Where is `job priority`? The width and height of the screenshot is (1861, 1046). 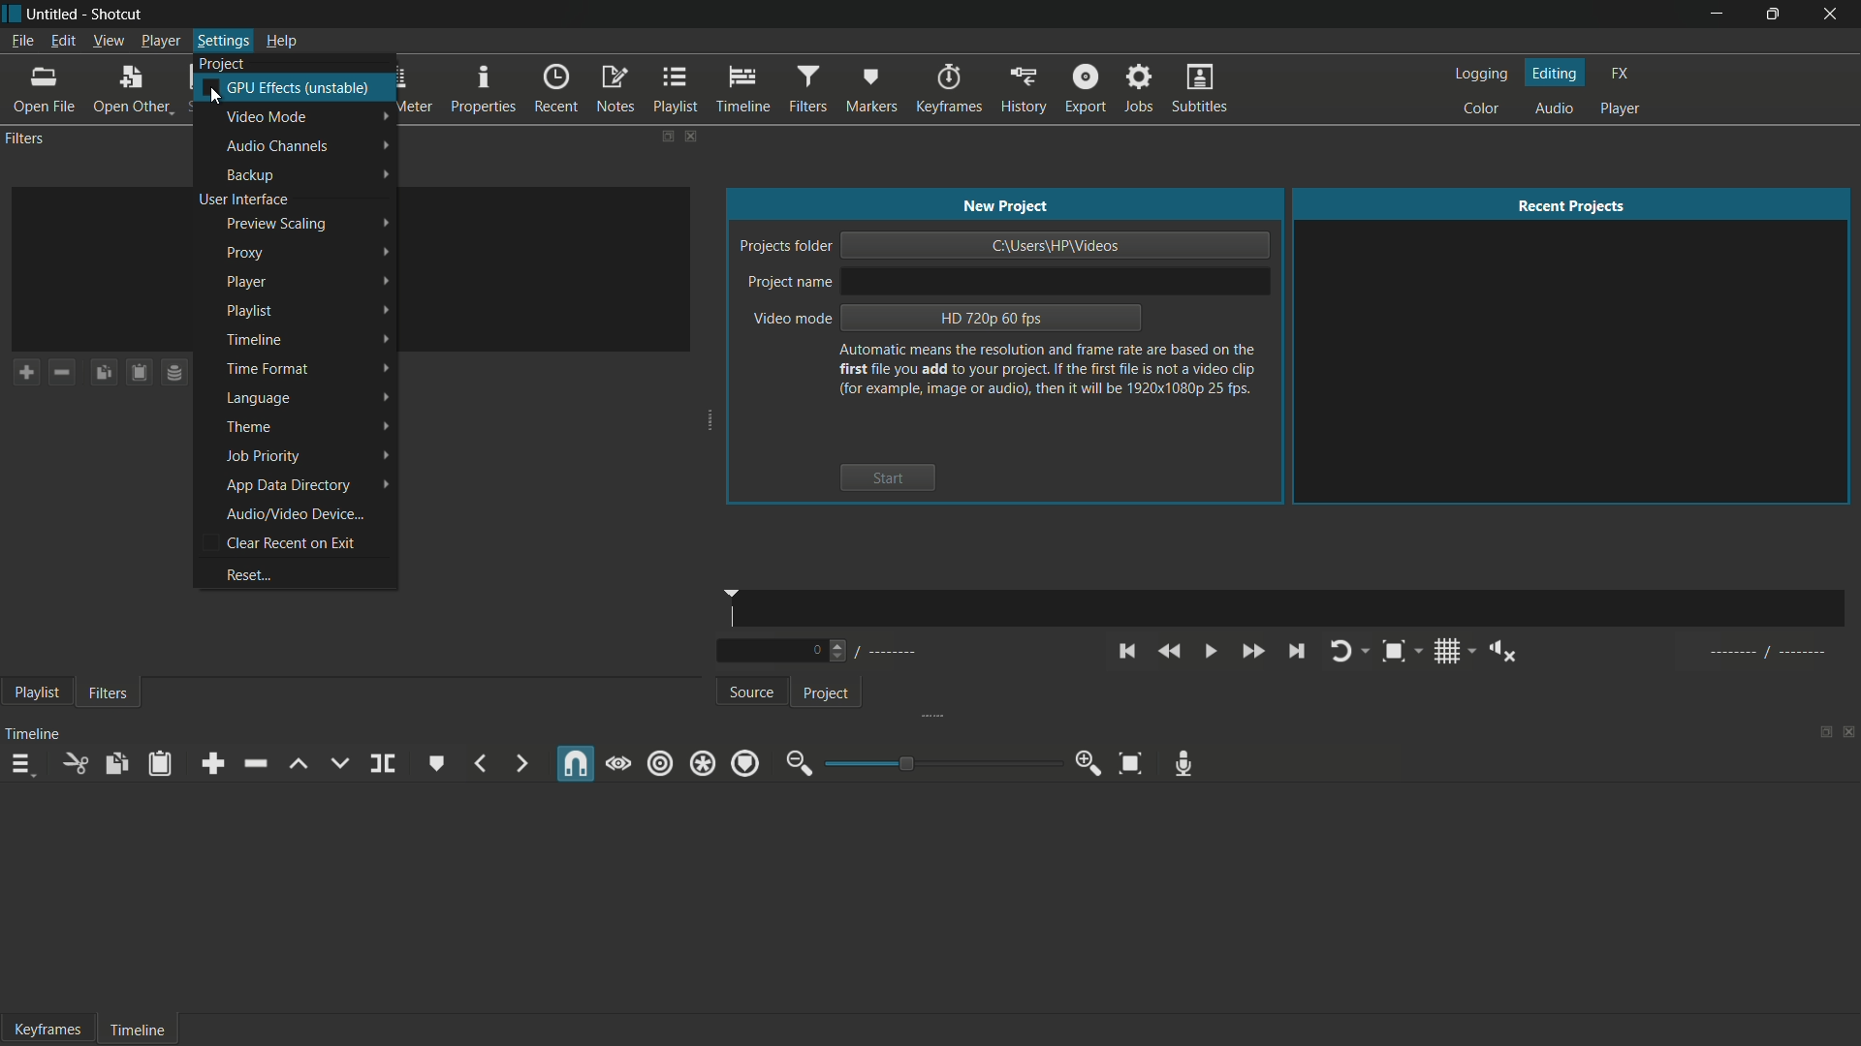
job priority is located at coordinates (262, 457).